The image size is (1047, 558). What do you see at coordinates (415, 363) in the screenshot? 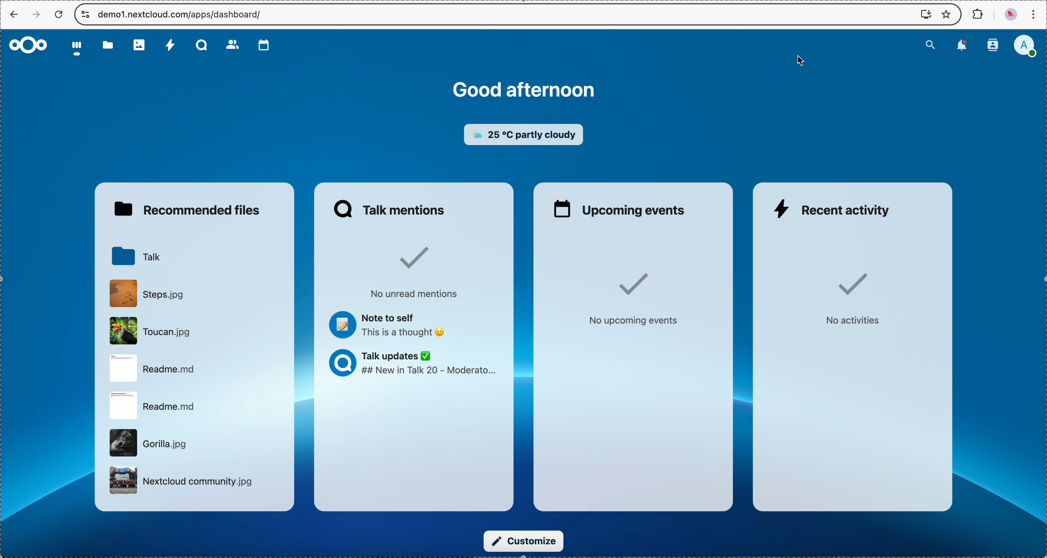
I see `Talk updates` at bounding box center [415, 363].